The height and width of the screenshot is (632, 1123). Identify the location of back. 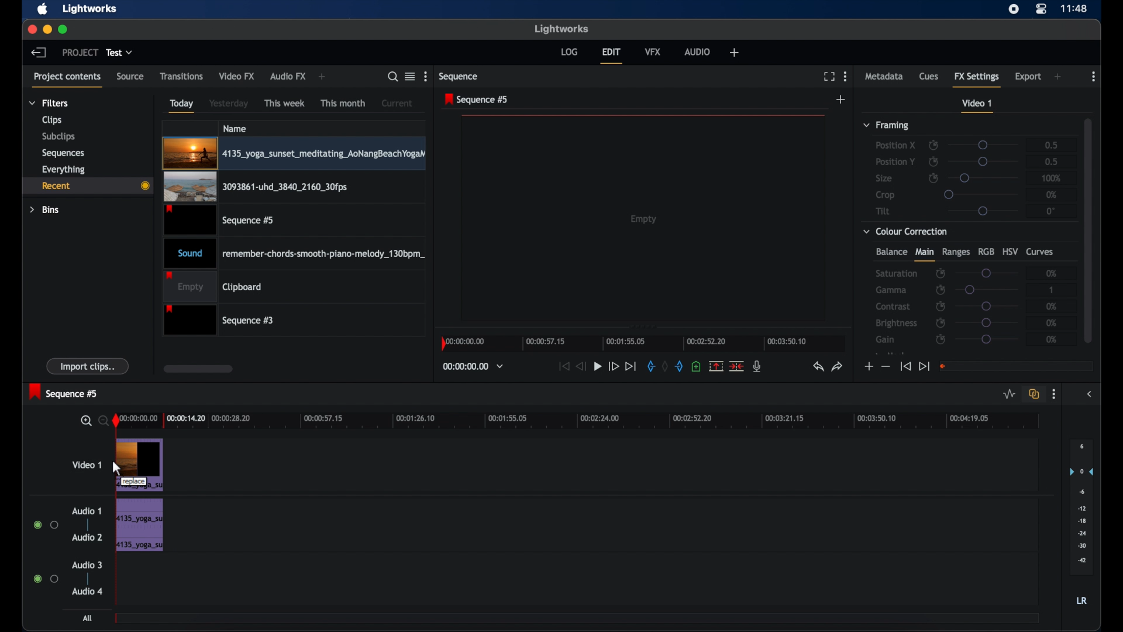
(39, 52).